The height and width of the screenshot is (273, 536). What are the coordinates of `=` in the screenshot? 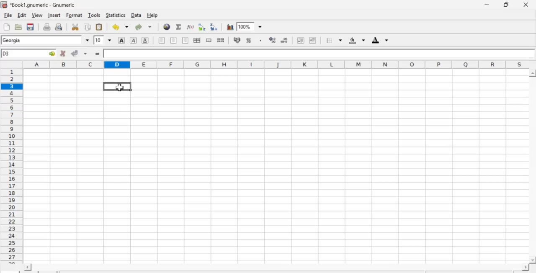 It's located at (97, 54).